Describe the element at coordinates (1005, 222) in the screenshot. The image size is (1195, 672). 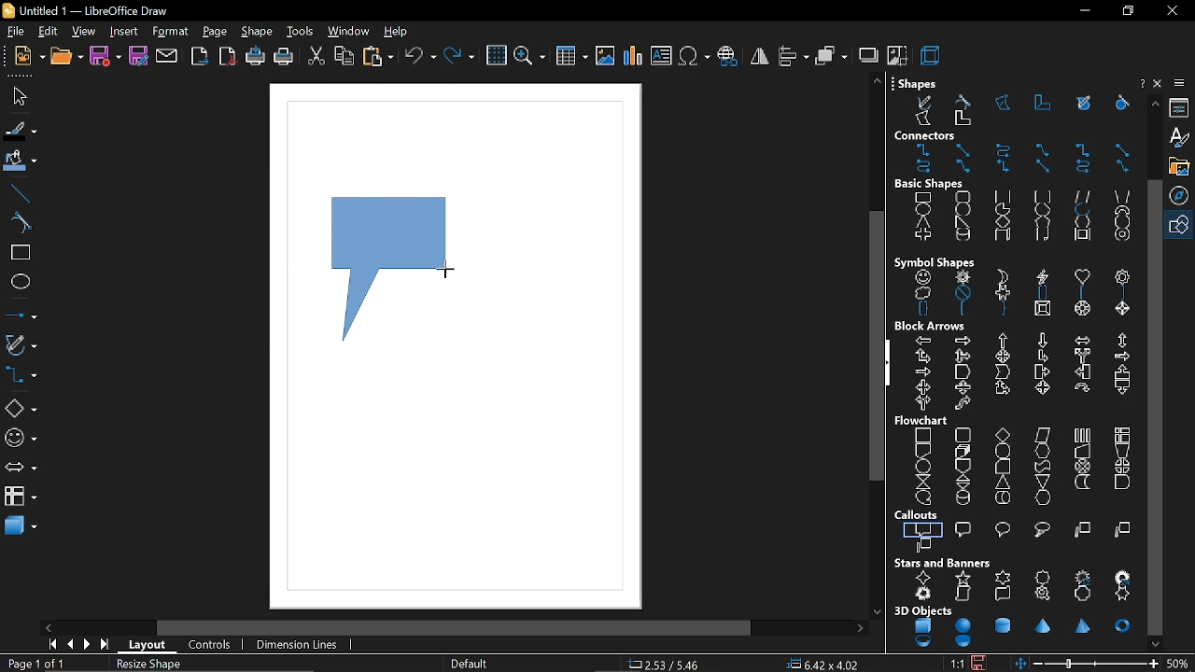
I see `diamond` at that location.